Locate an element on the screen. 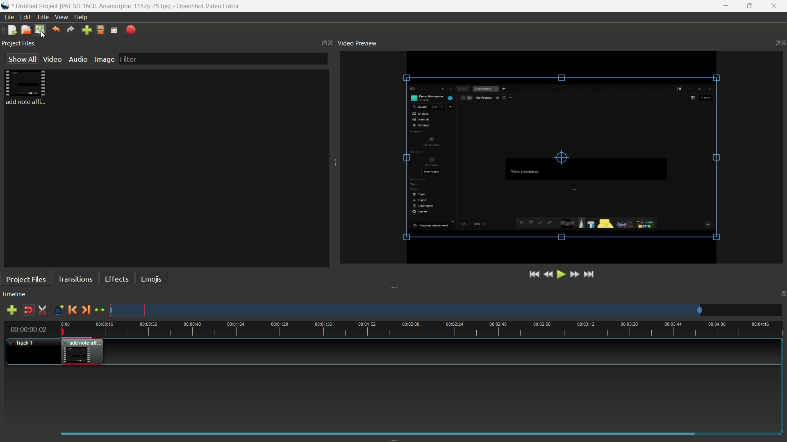 The width and height of the screenshot is (787, 442). next marker is located at coordinates (85, 310).